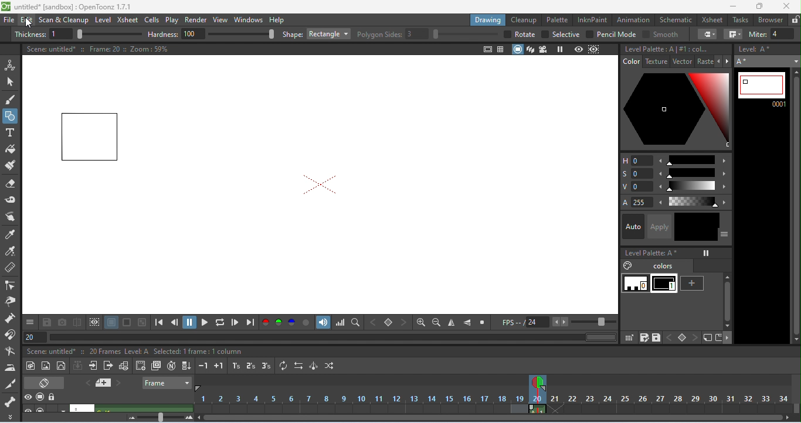  I want to click on tasks, so click(741, 21).